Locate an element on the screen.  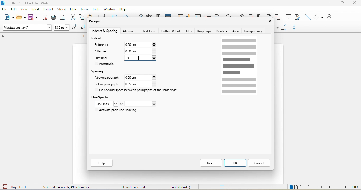
multiple page view is located at coordinates (298, 187).